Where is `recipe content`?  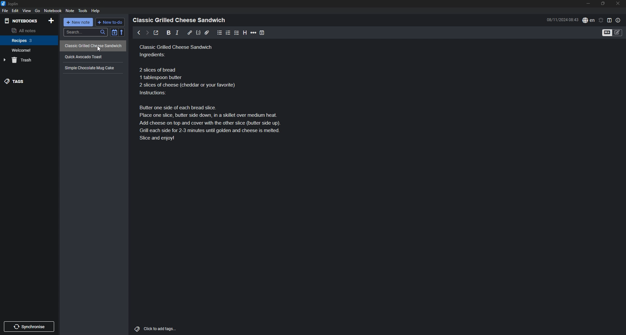 recipe content is located at coordinates (209, 91).